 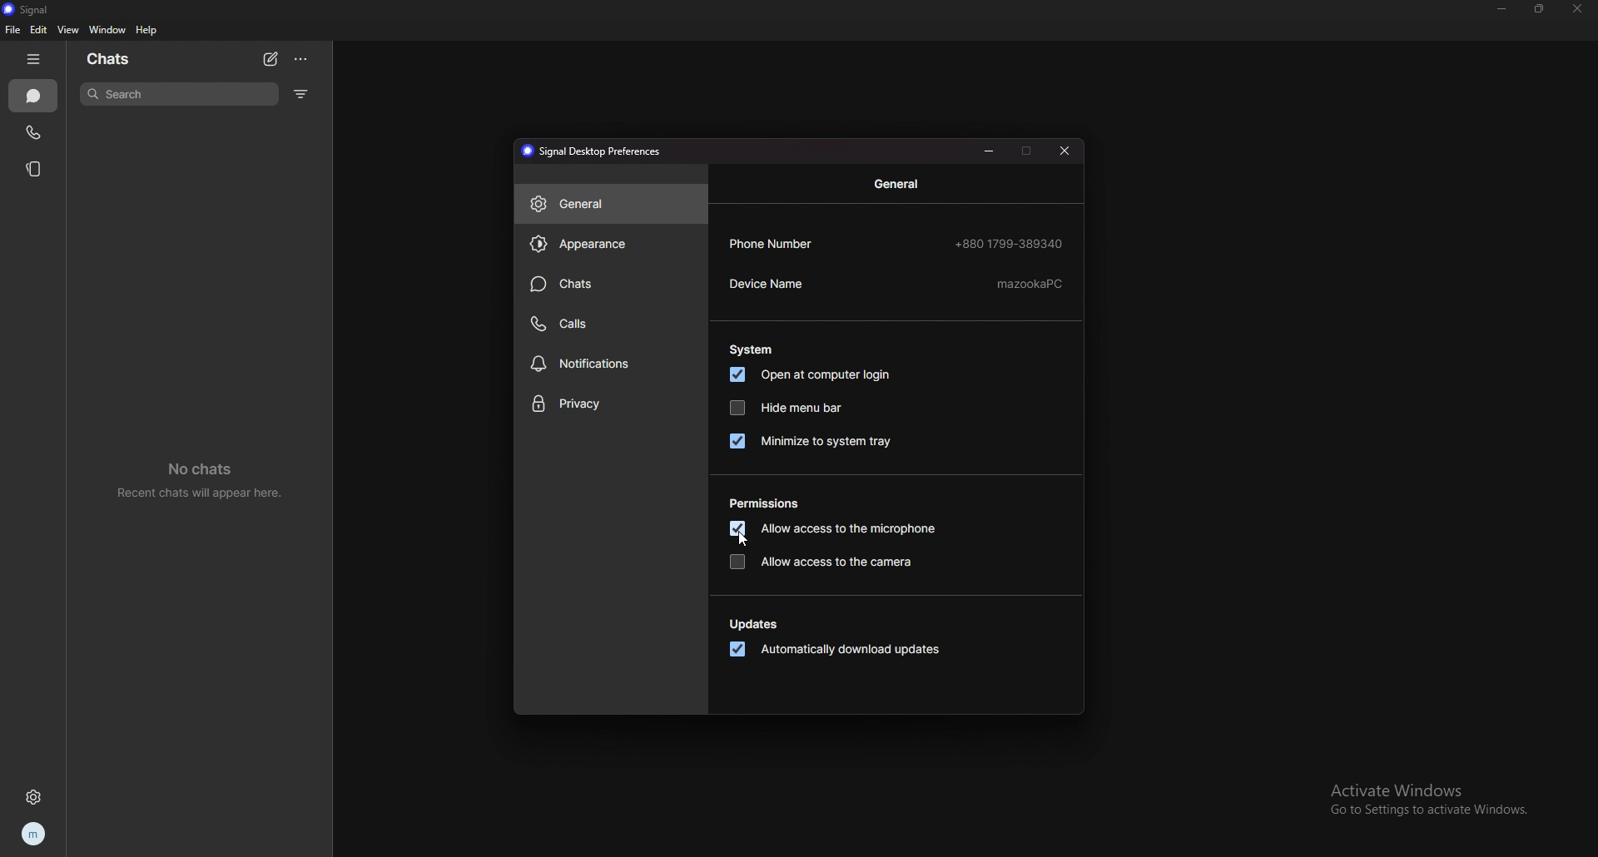 I want to click on help, so click(x=148, y=31).